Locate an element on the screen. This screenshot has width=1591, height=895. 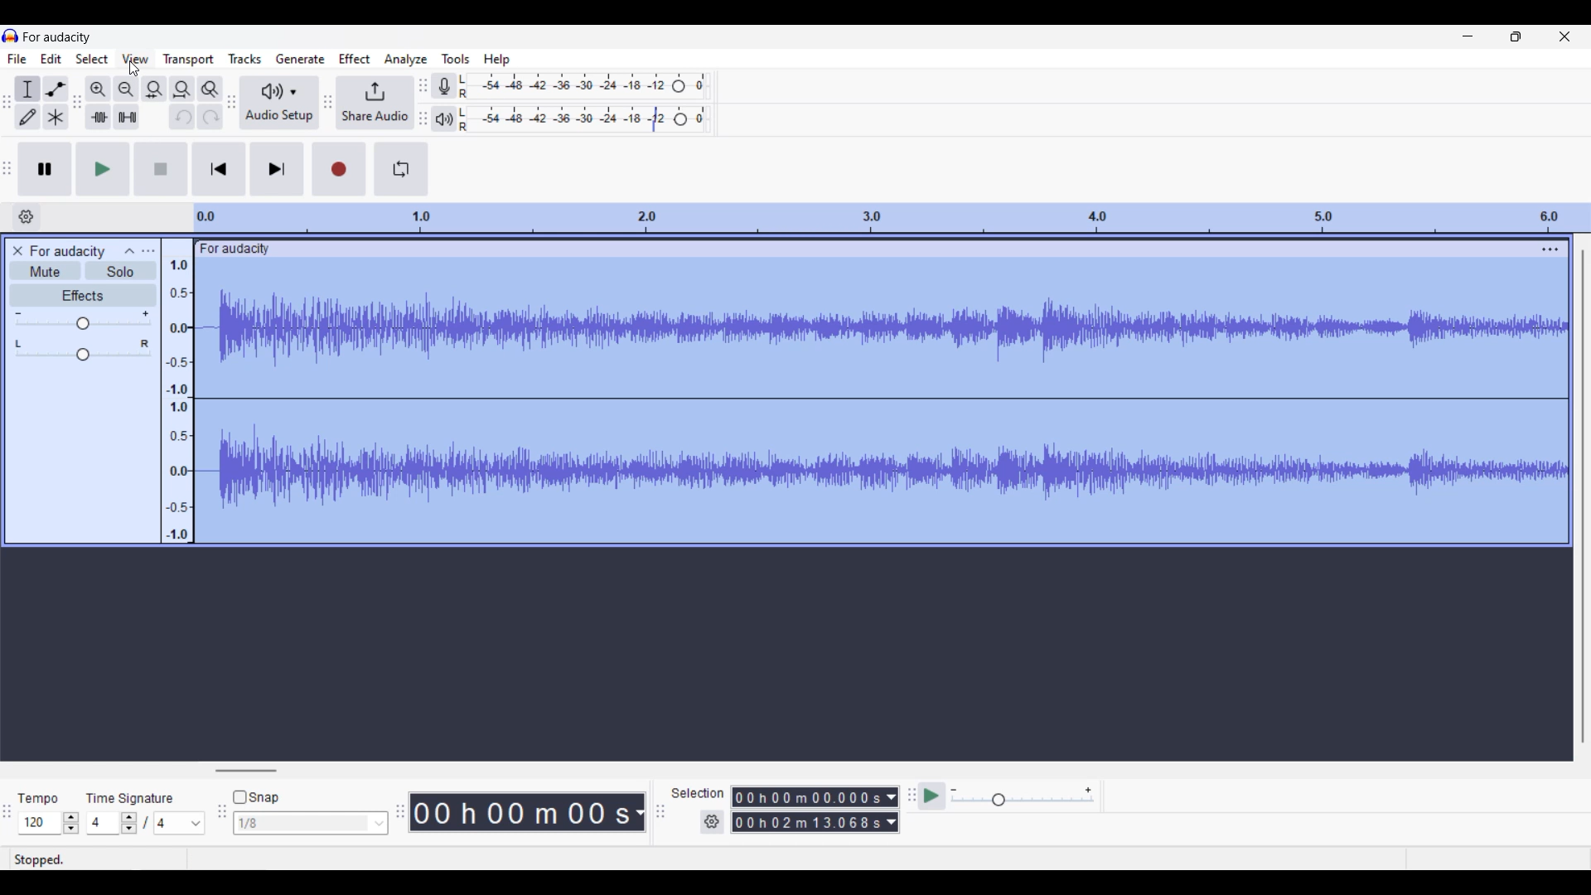
Record meter is located at coordinates (442, 86).